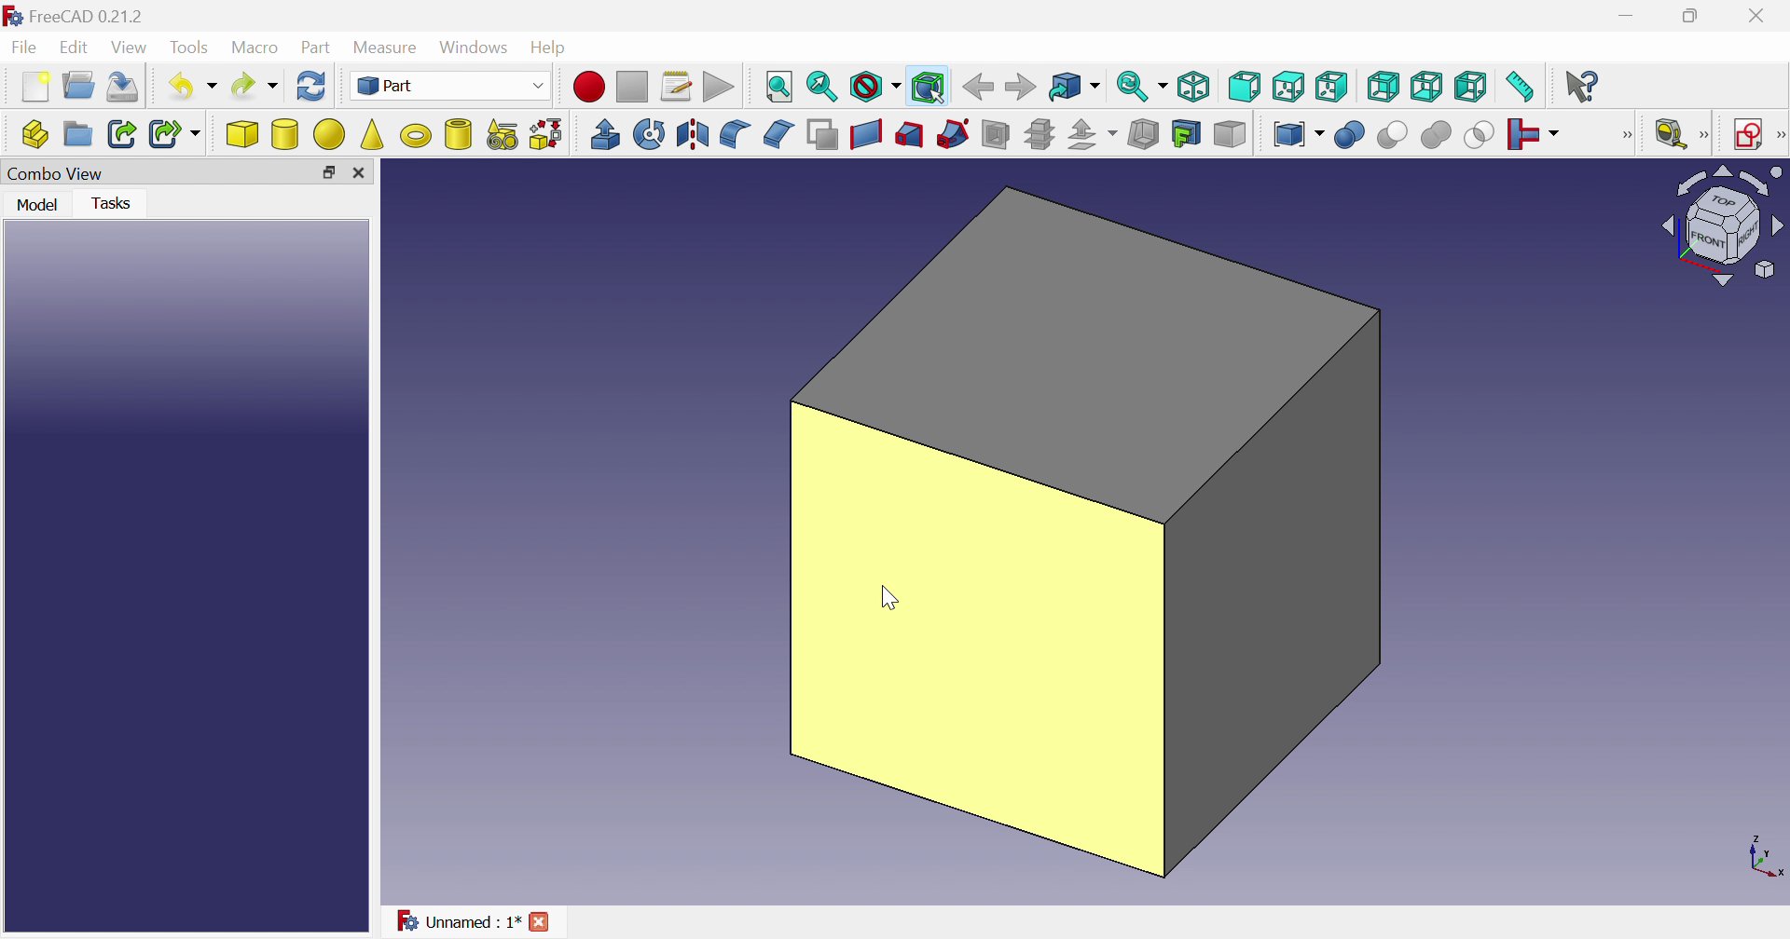 Image resolution: width=1790 pixels, height=939 pixels. I want to click on Part, so click(453, 88).